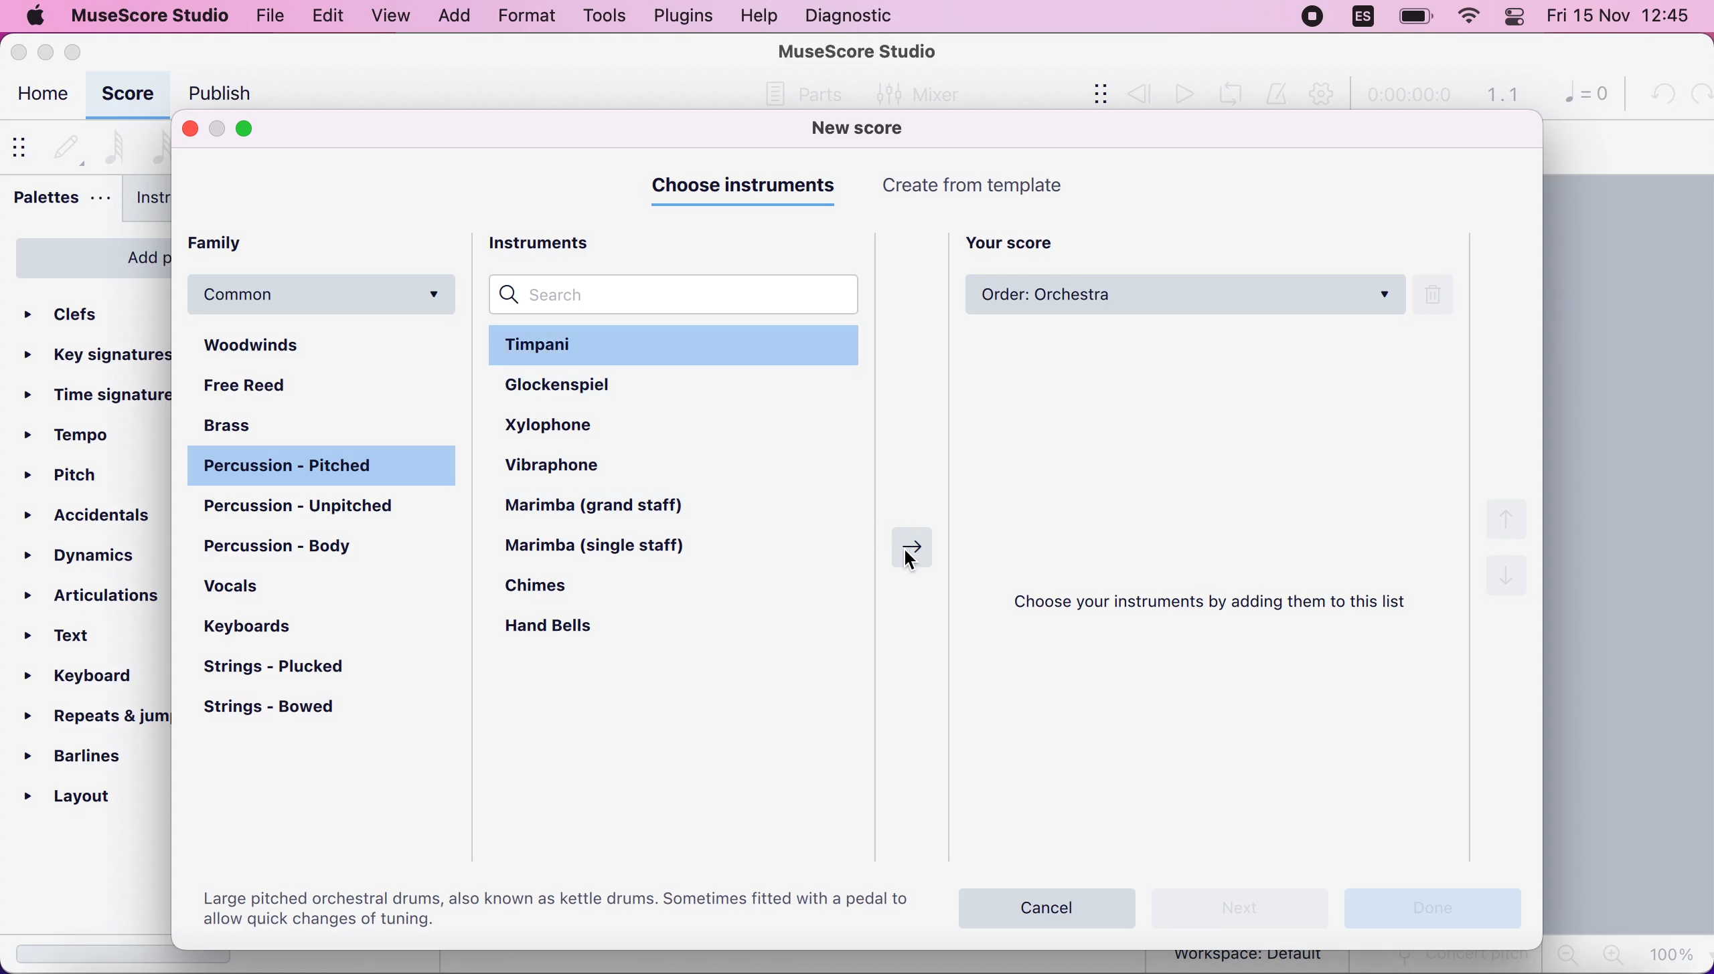 The image size is (1714, 974). I want to click on undo, so click(1658, 94).